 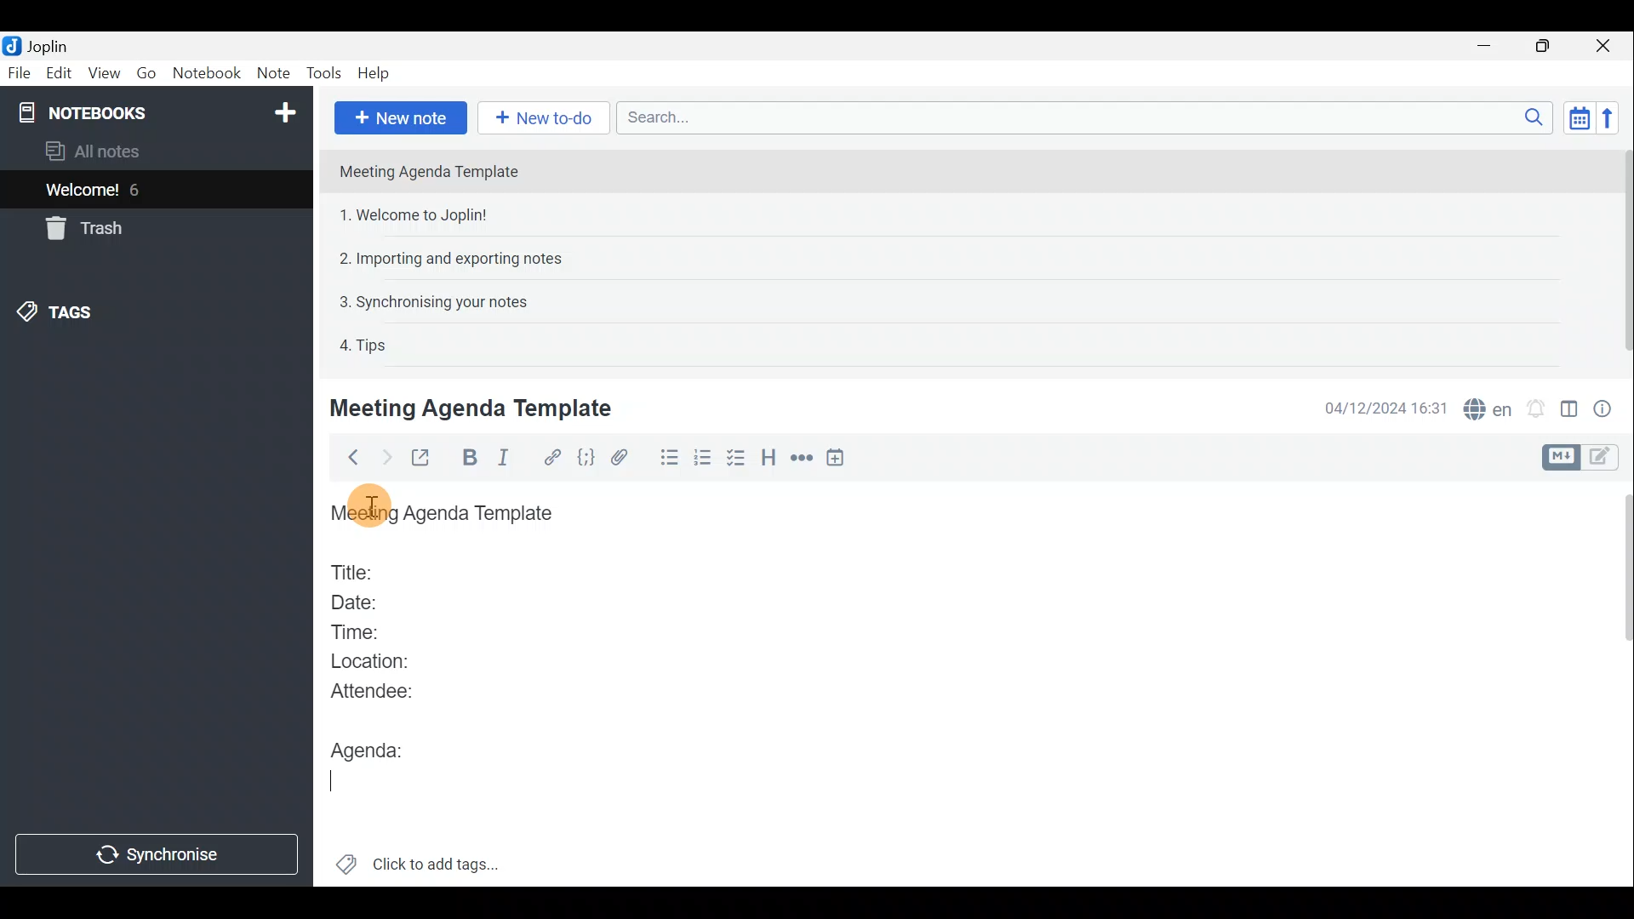 I want to click on Toggle editors, so click(x=1604, y=459).